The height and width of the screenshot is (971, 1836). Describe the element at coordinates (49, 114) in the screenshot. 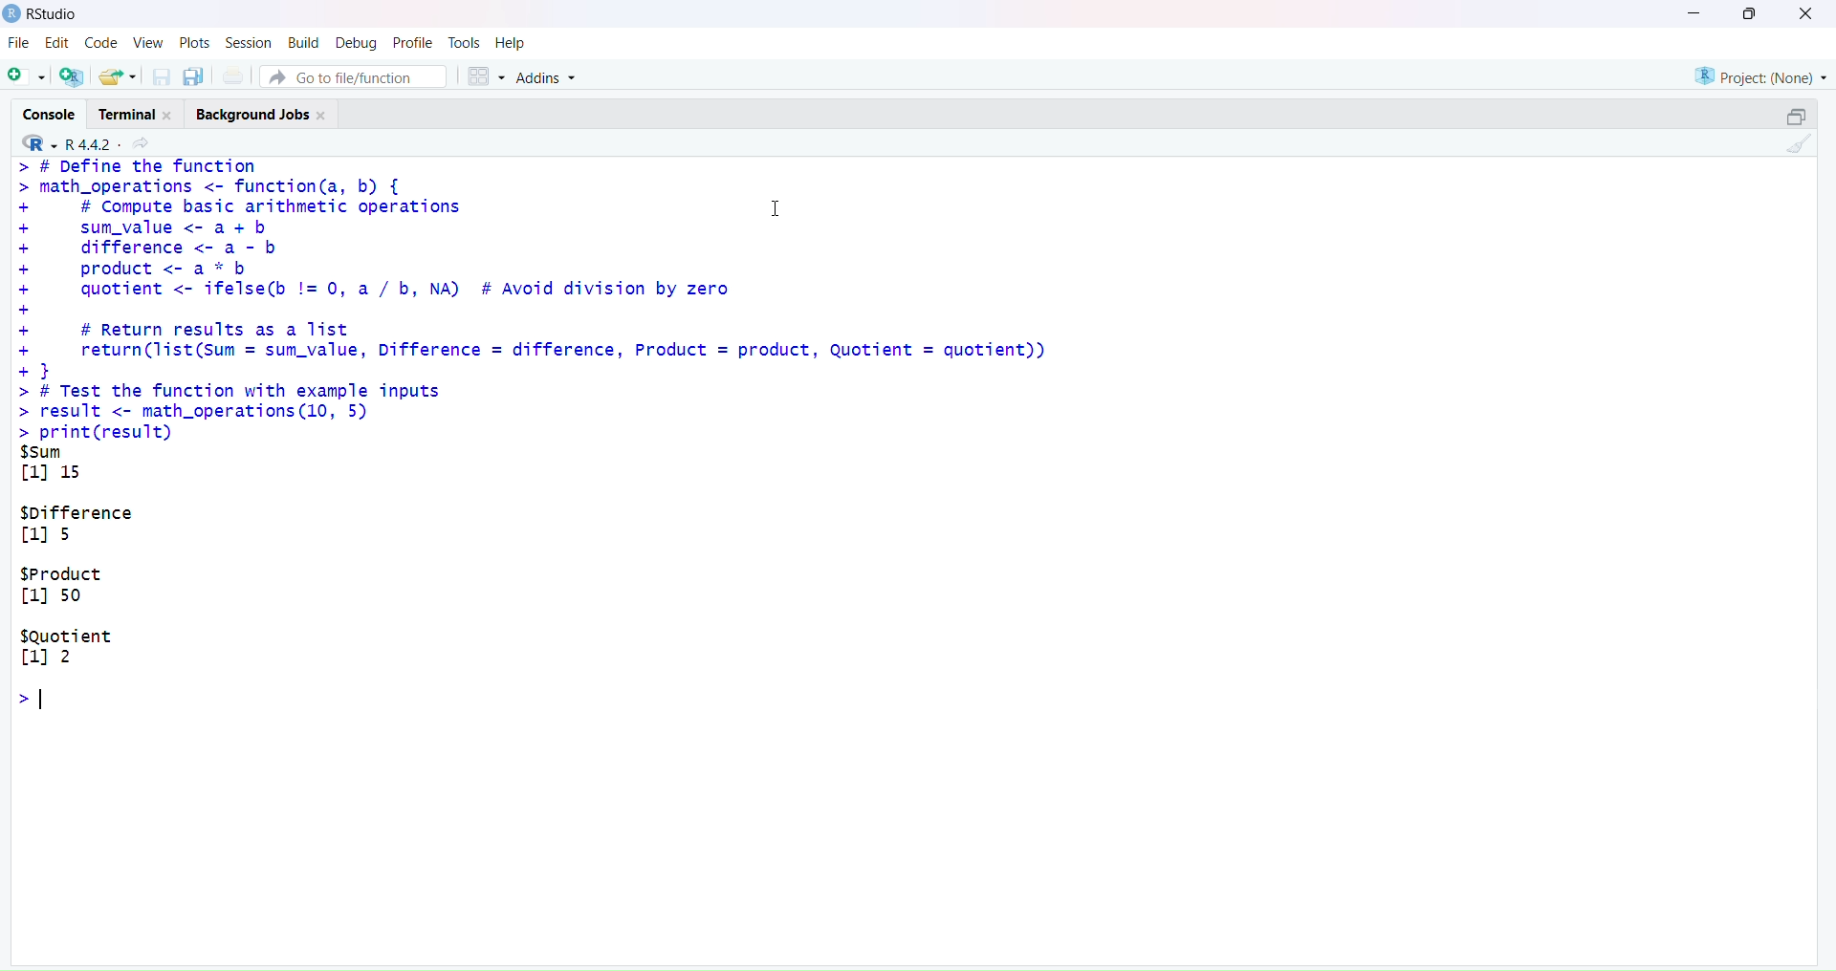

I see `Console` at that location.